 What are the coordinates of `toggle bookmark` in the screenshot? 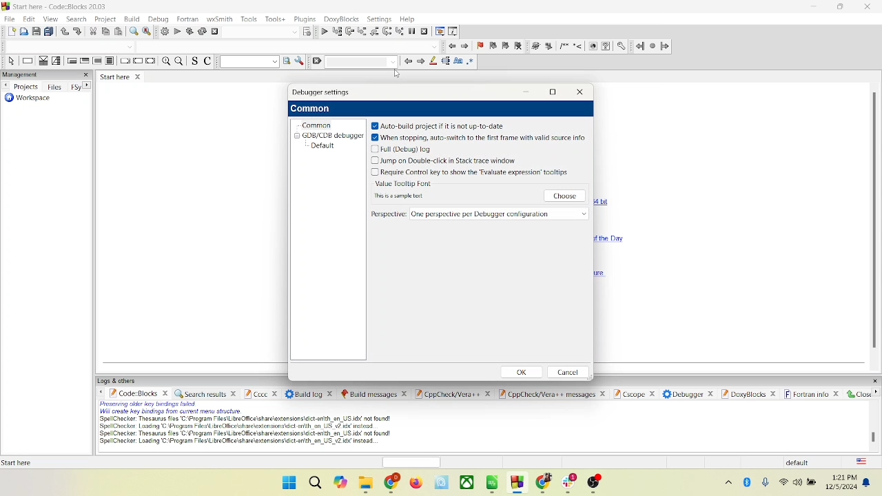 It's located at (480, 45).